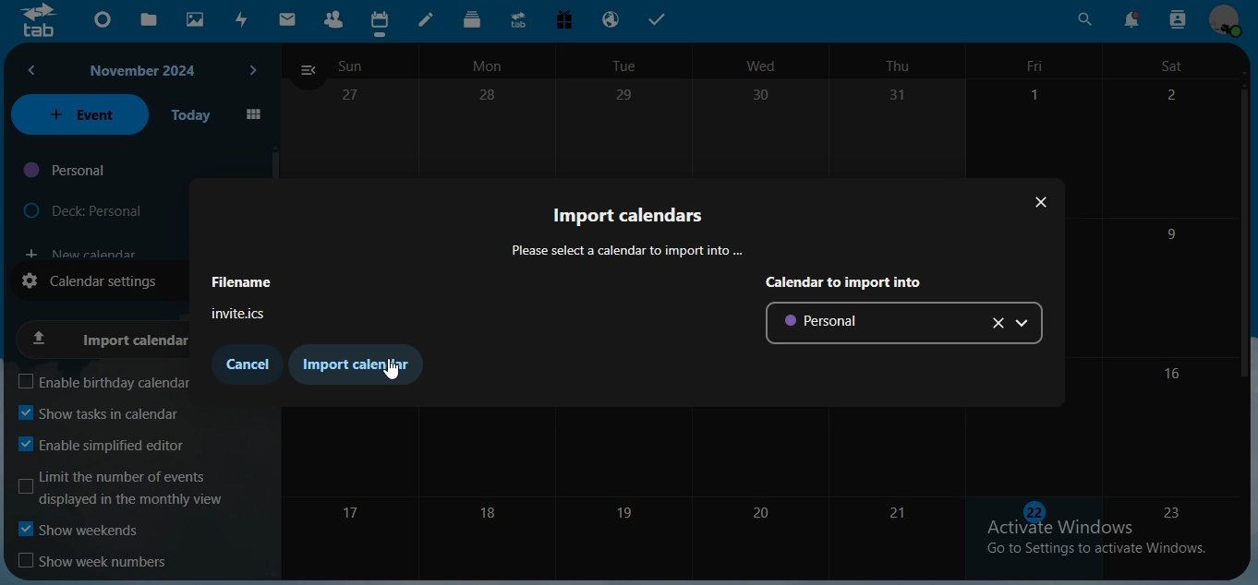 This screenshot has width=1258, height=585. What do you see at coordinates (67, 171) in the screenshot?
I see `personal` at bounding box center [67, 171].